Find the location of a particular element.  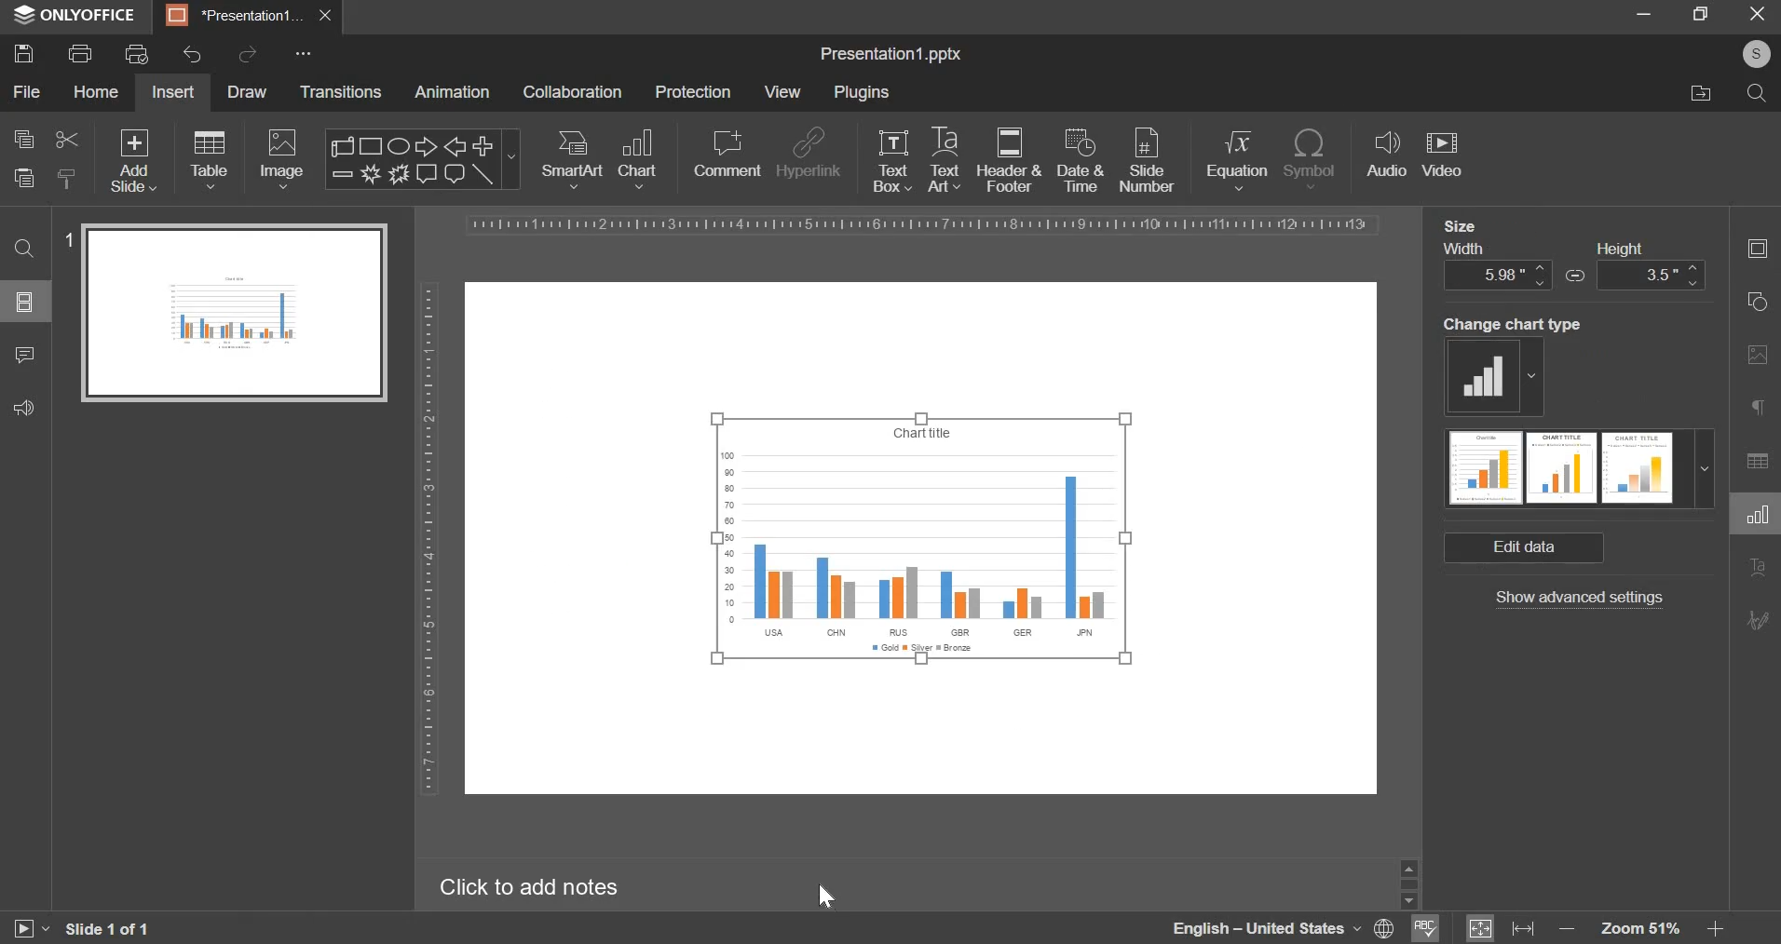

header & footer is located at coordinates (1009, 160).